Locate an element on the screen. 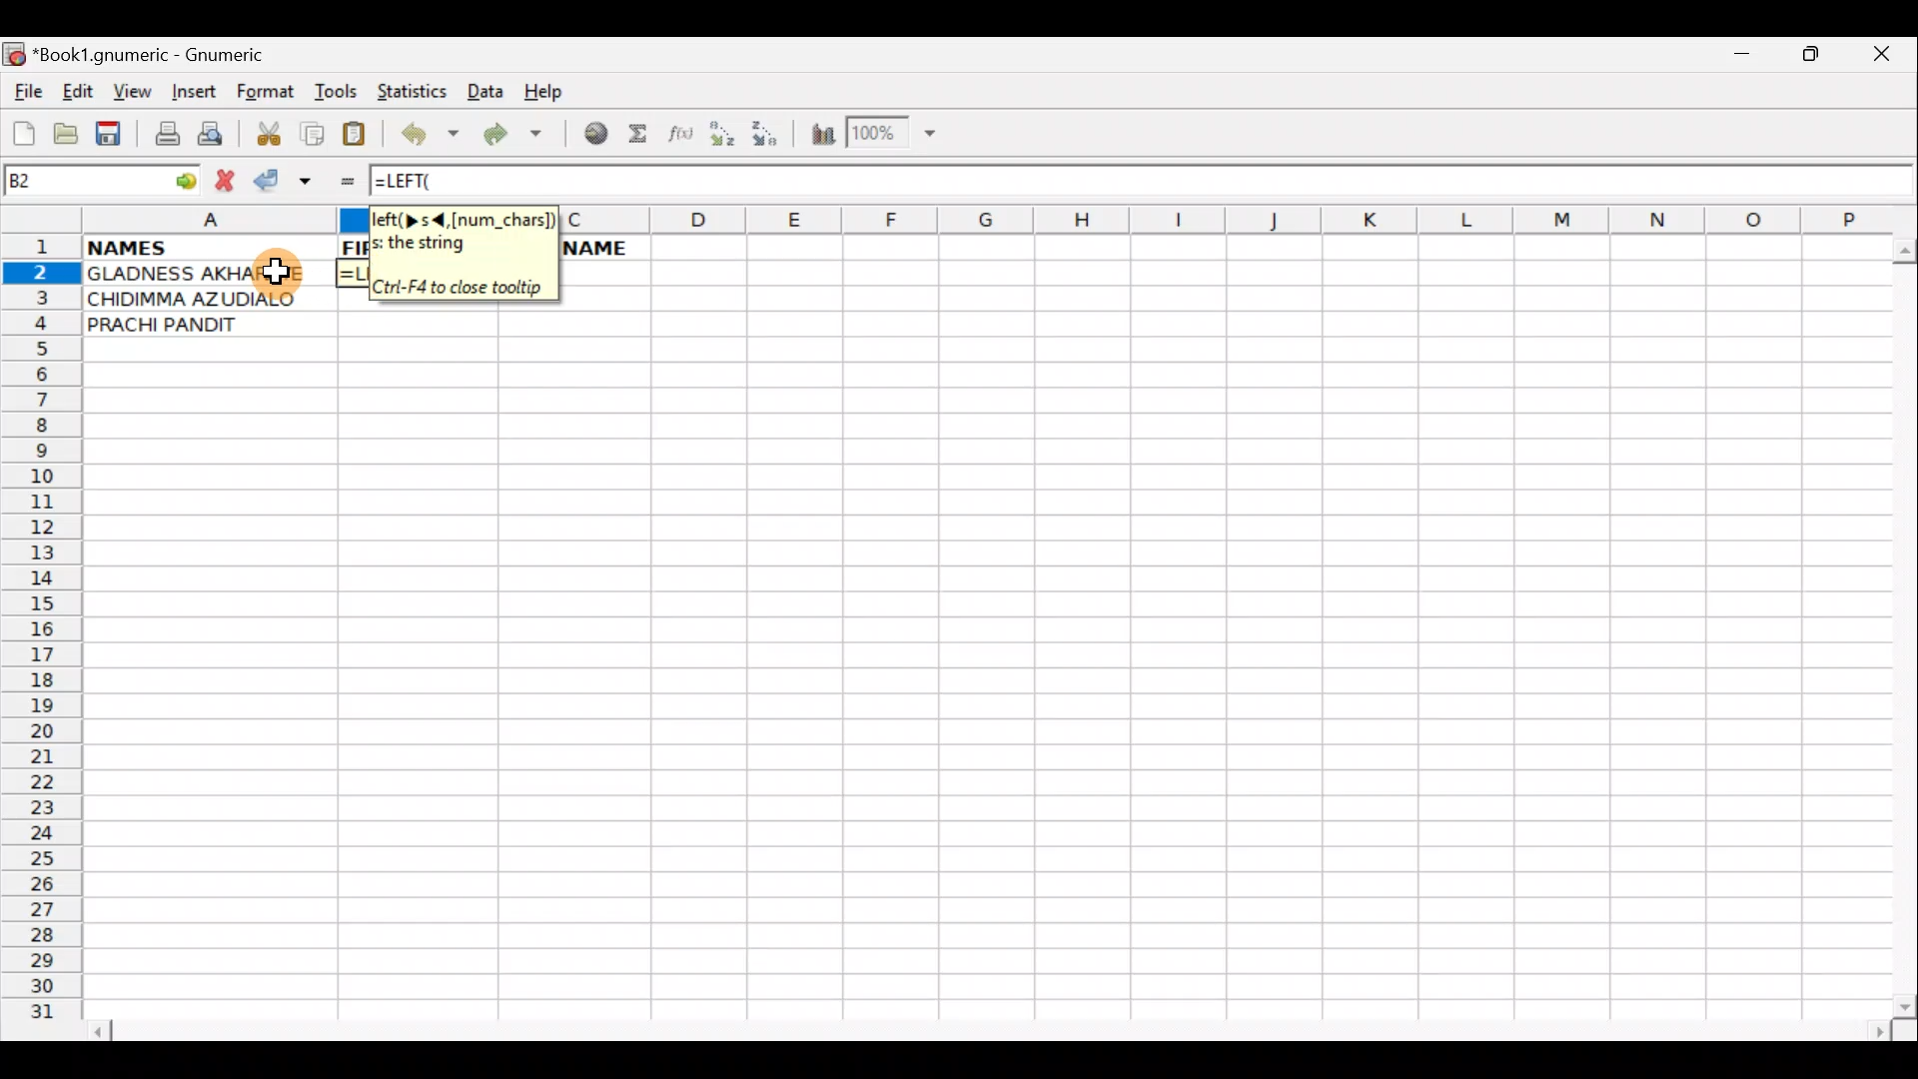  Sum in the current cell is located at coordinates (644, 135).